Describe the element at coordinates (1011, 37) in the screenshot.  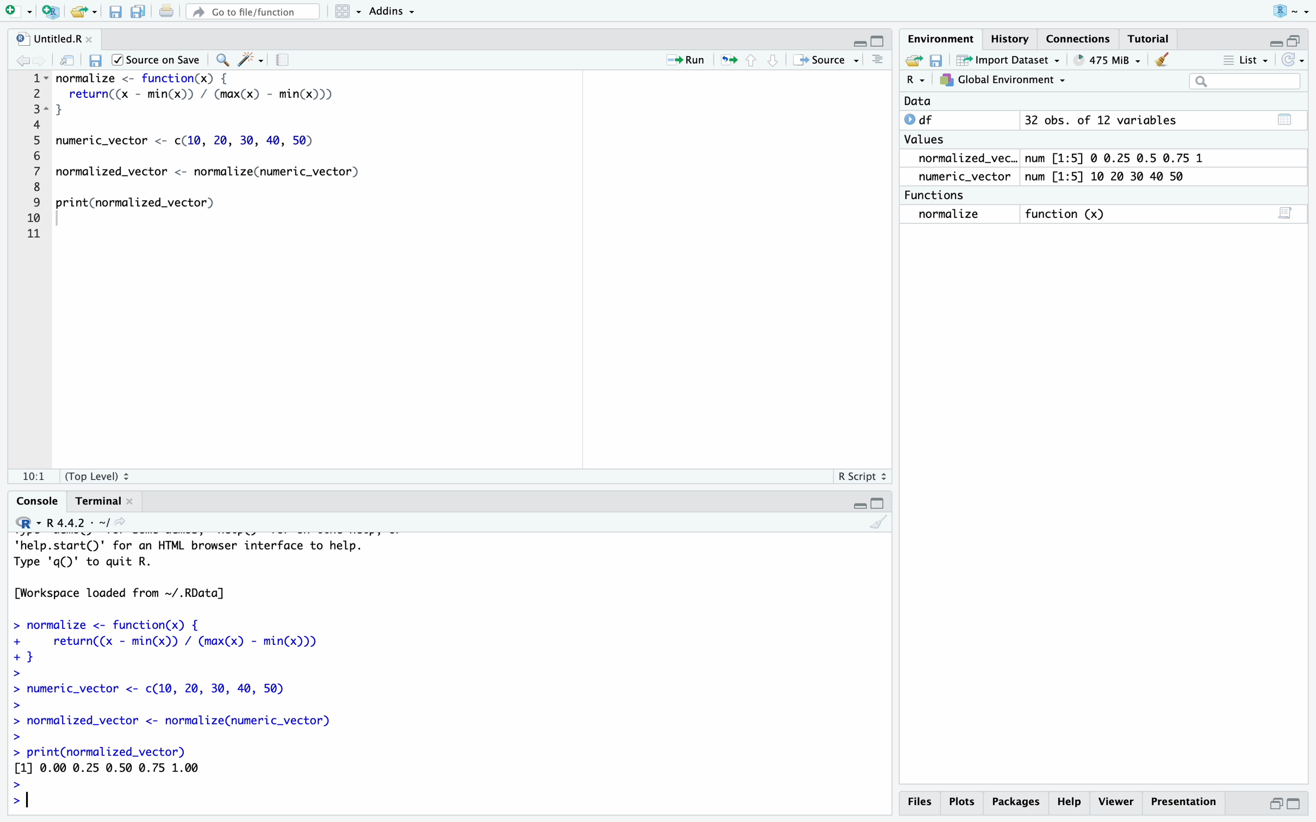
I see `History` at that location.